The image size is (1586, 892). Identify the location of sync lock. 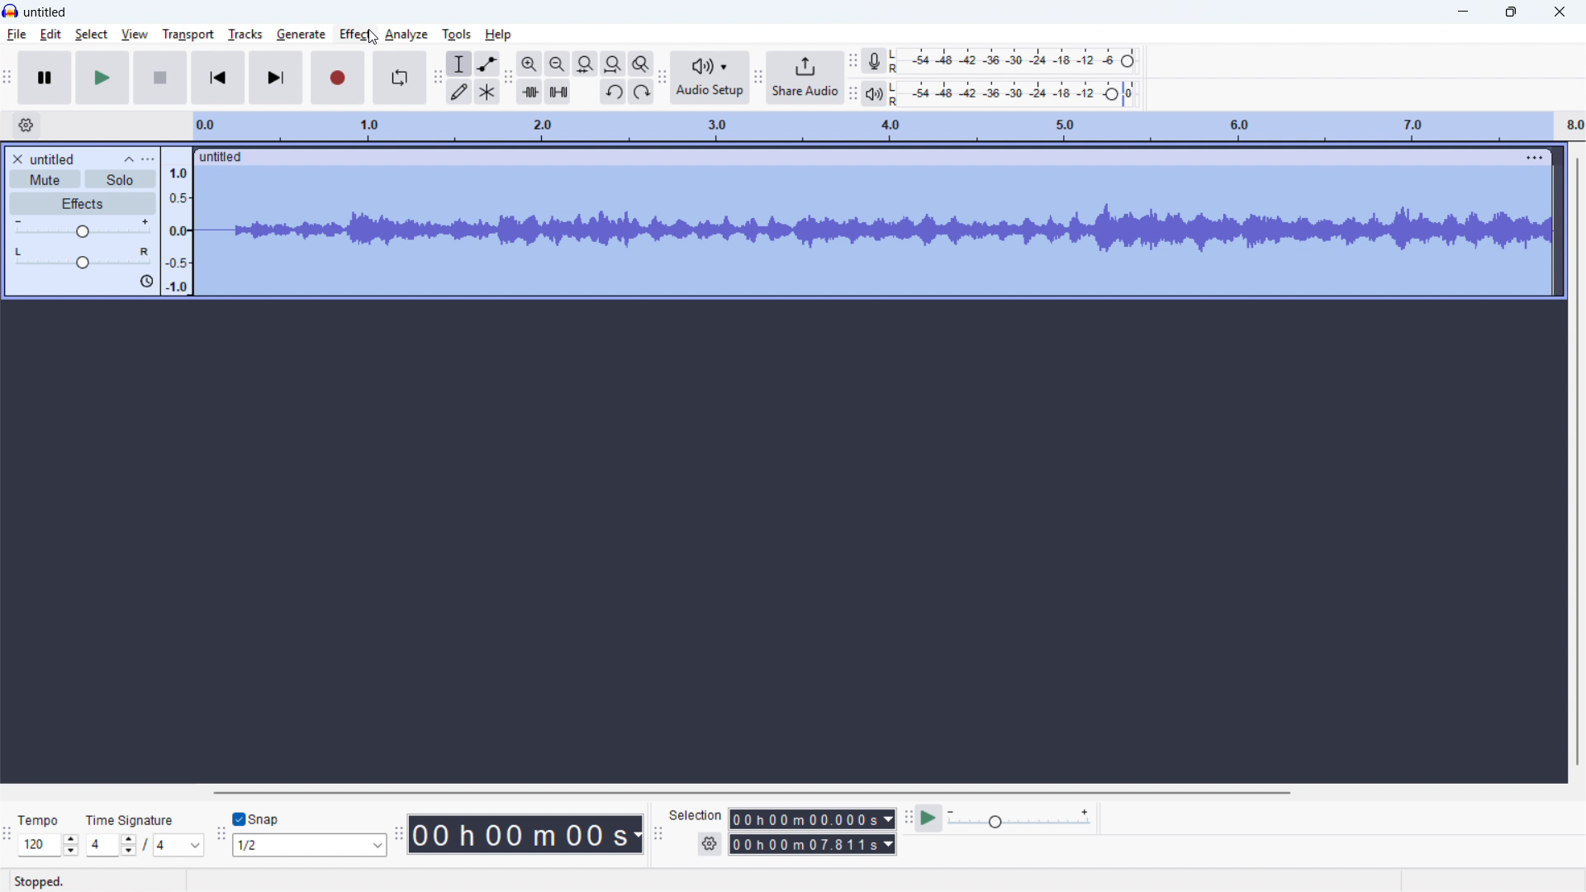
(145, 282).